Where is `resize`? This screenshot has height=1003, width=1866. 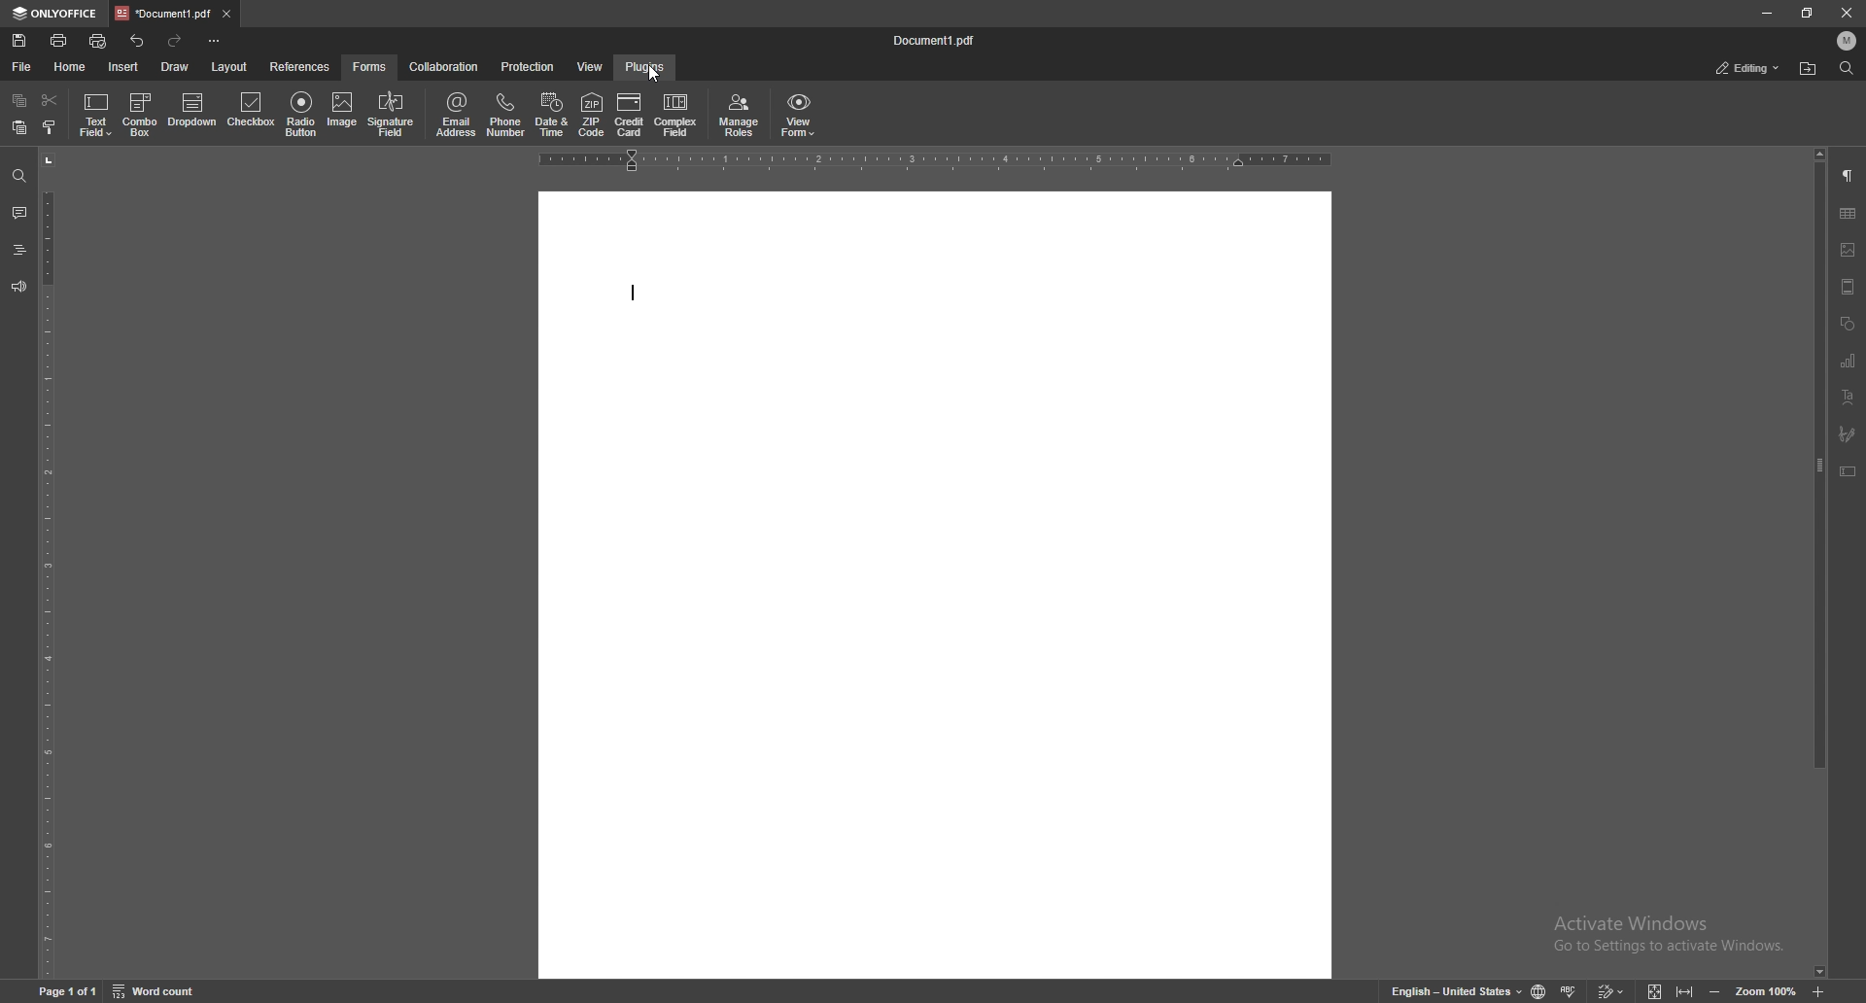
resize is located at coordinates (1807, 13).